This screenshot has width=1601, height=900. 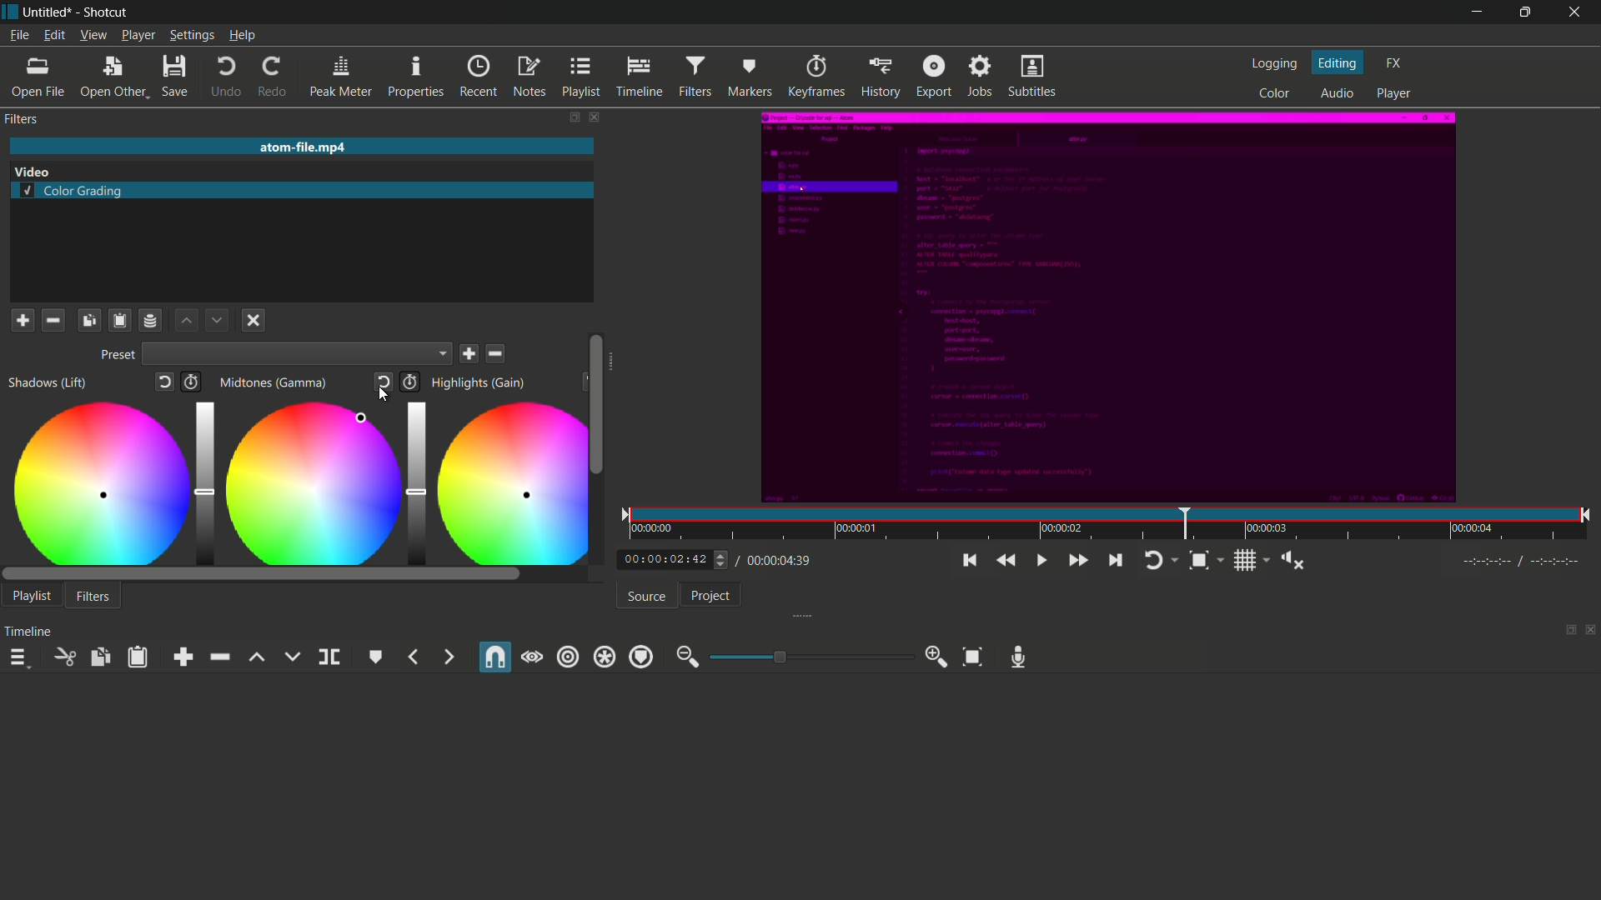 What do you see at coordinates (63, 657) in the screenshot?
I see `cut` at bounding box center [63, 657].